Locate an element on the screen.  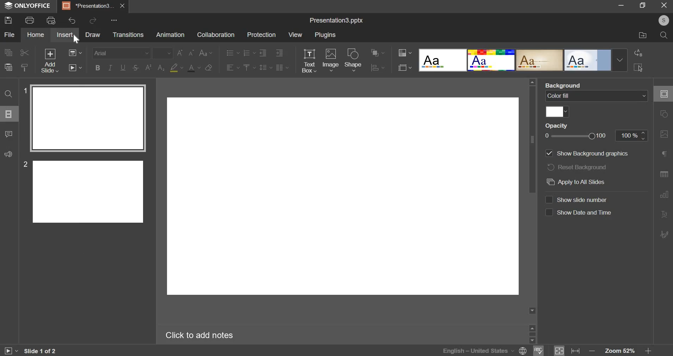
presentation3.pptx is located at coordinates (336, 21).